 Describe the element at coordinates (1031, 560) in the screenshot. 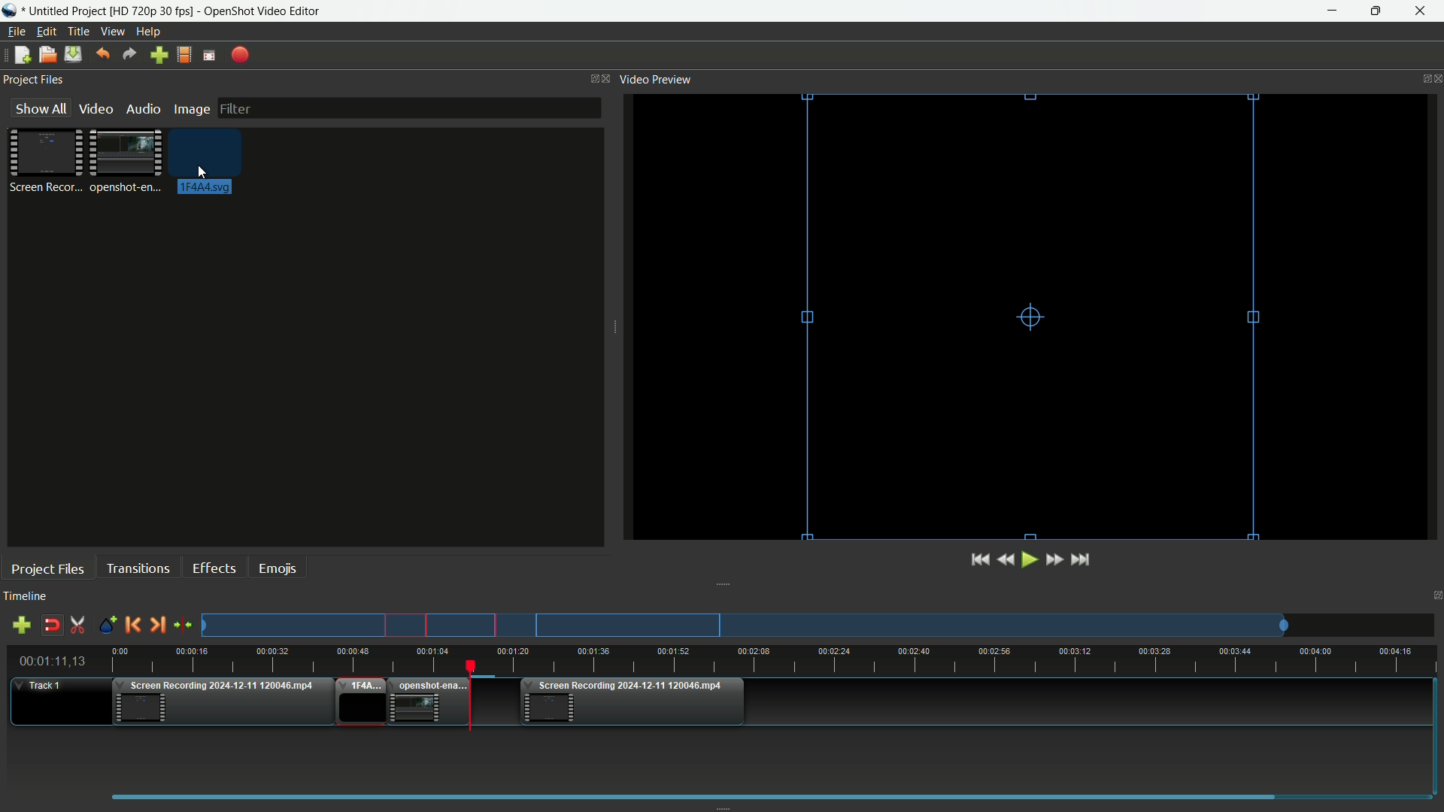

I see `Play or pause` at that location.